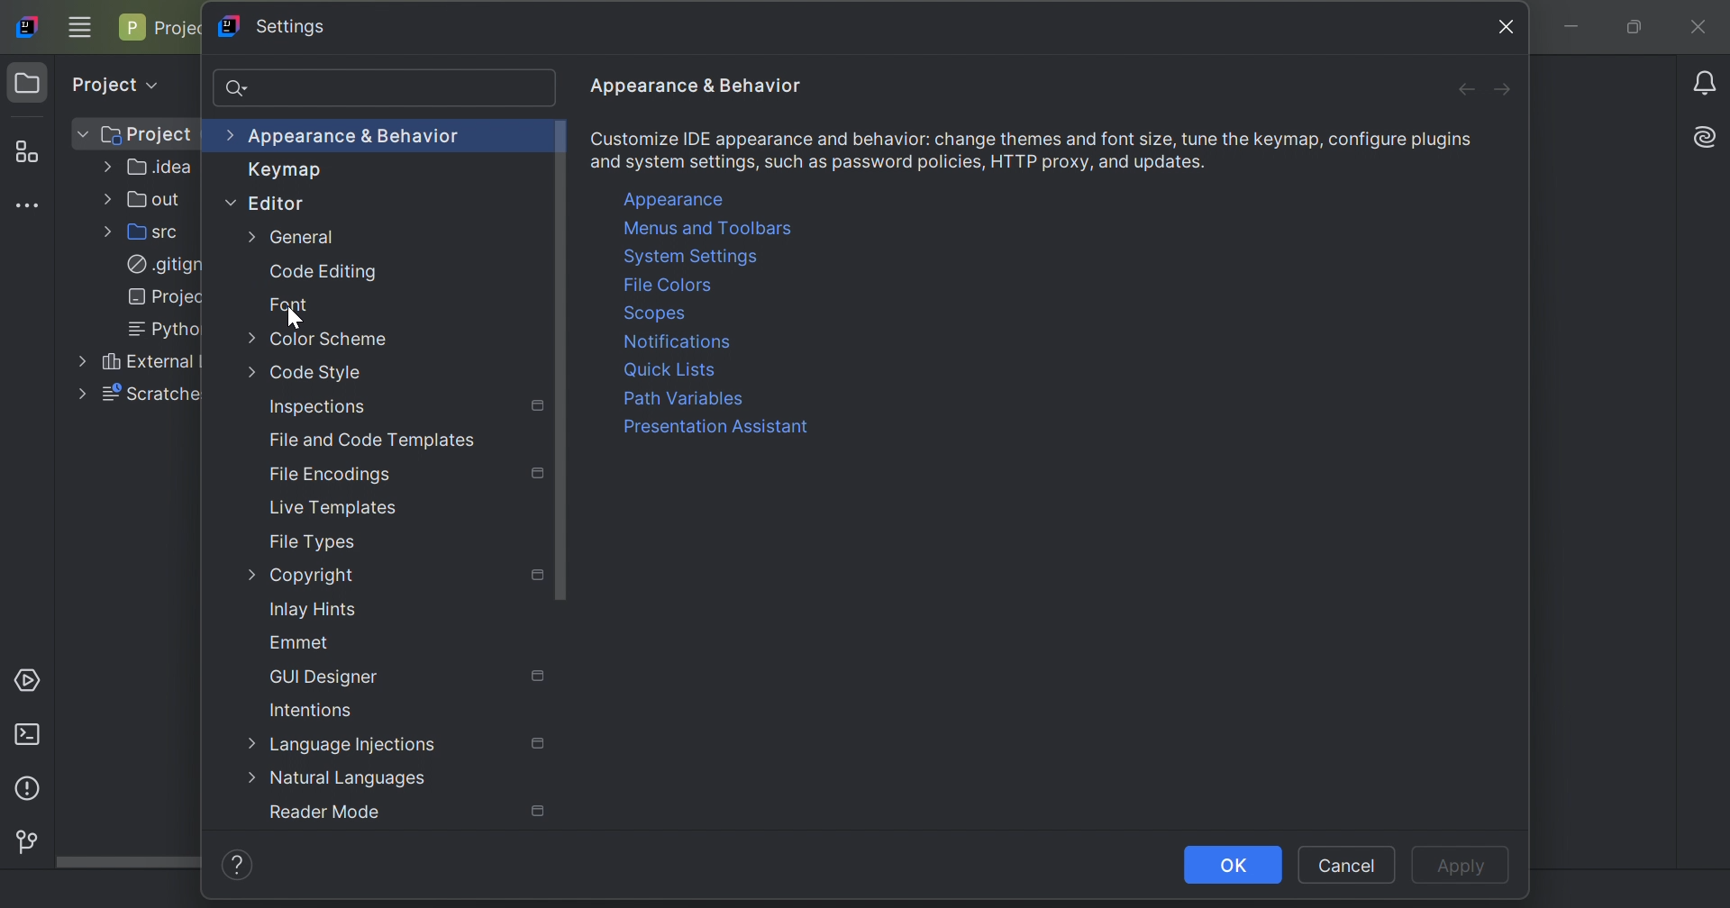  I want to click on Quick Lists, so click(672, 370).